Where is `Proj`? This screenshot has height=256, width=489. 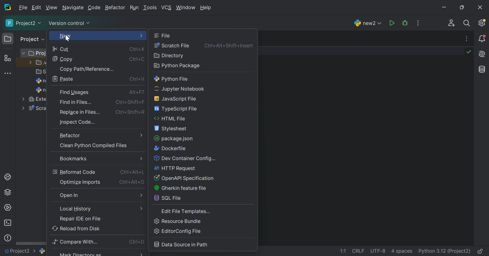
Proj is located at coordinates (38, 53).